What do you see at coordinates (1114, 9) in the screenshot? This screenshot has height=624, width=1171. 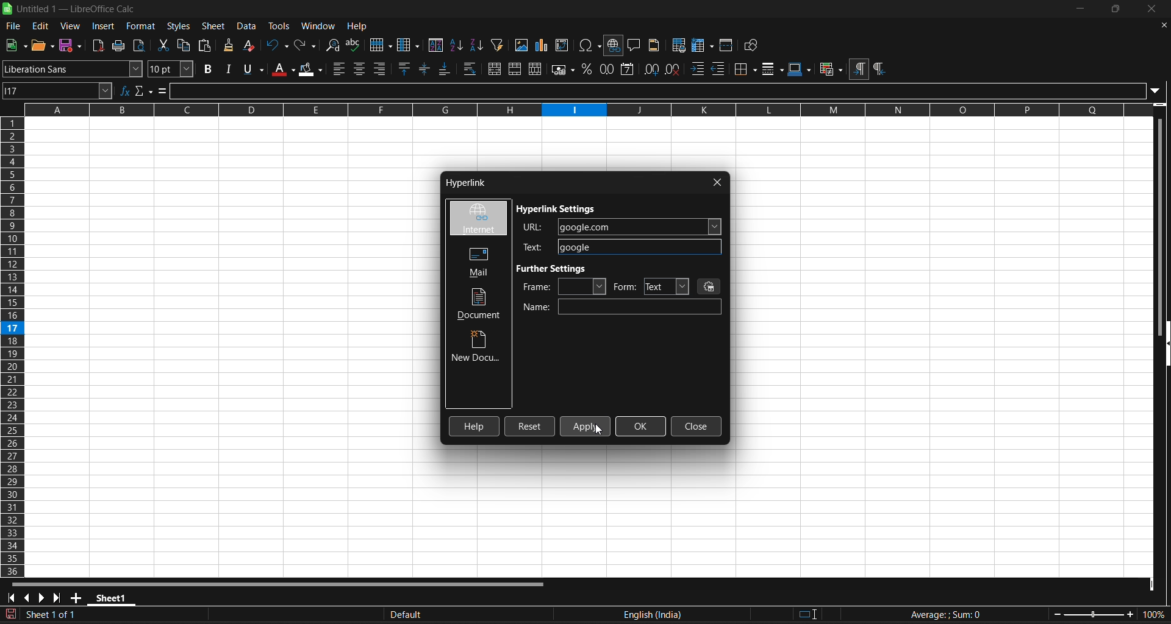 I see `maximize` at bounding box center [1114, 9].